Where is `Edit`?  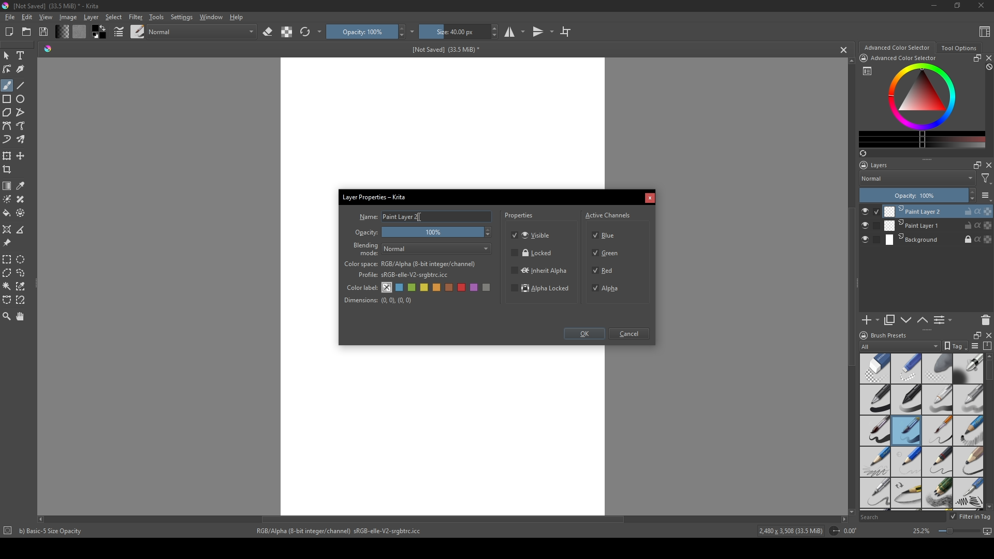 Edit is located at coordinates (26, 17).